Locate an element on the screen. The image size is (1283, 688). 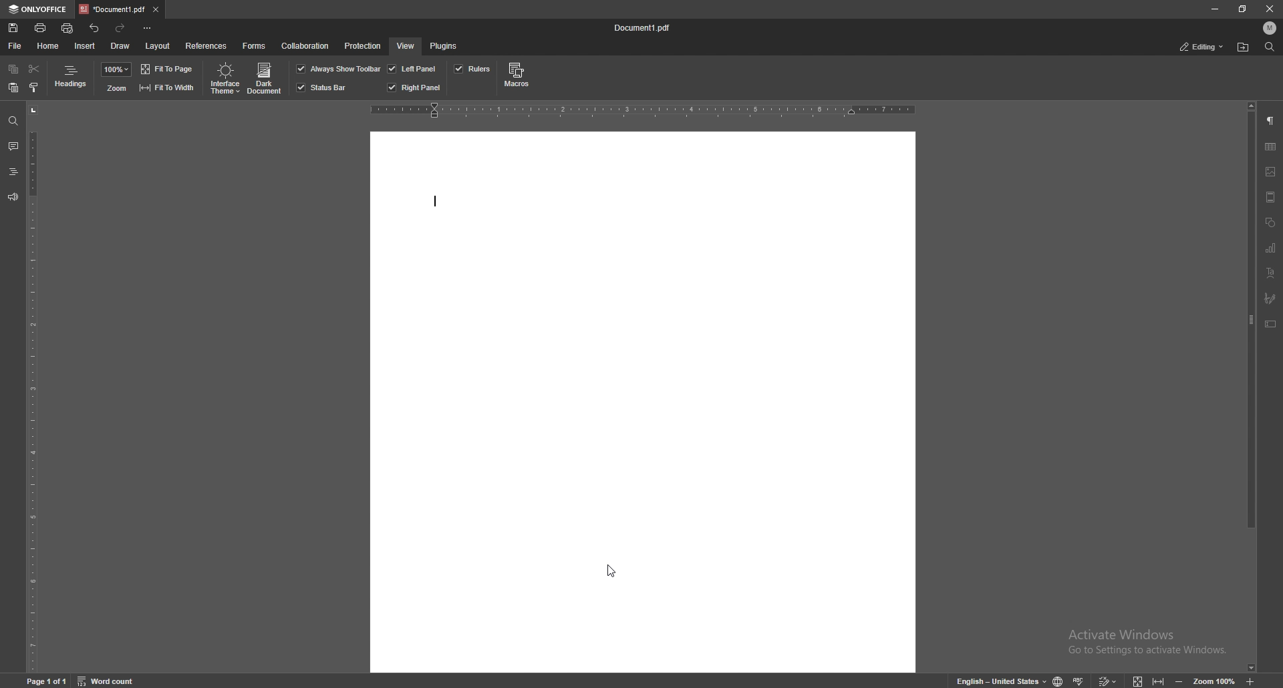
status is located at coordinates (1202, 46).